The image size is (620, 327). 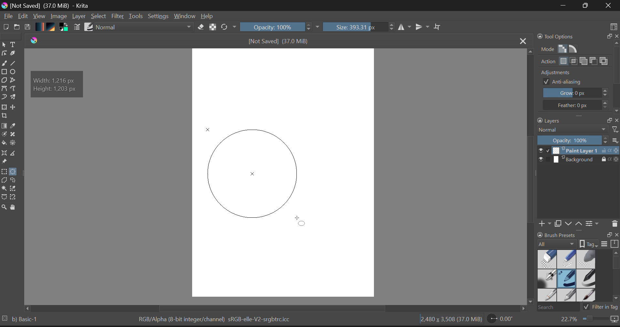 I want to click on Text, so click(x=13, y=45).